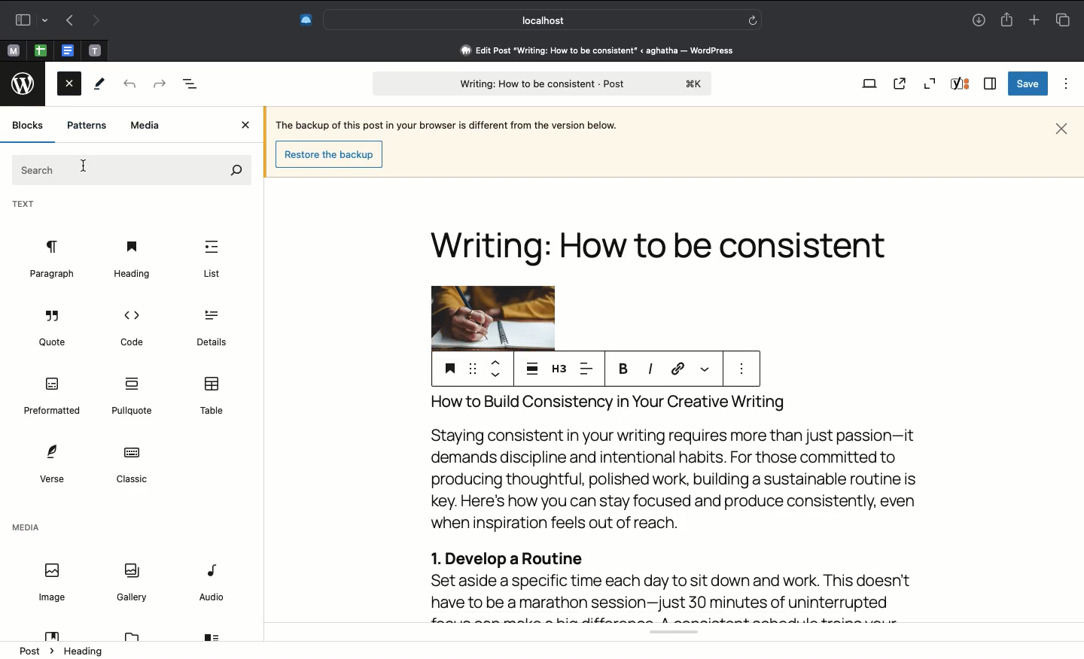  What do you see at coordinates (559, 368) in the screenshot?
I see `H3` at bounding box center [559, 368].